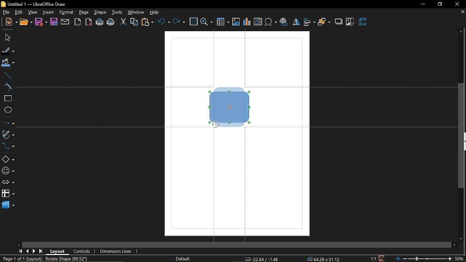 The width and height of the screenshot is (466, 262). What do you see at coordinates (34, 4) in the screenshot?
I see `current window` at bounding box center [34, 4].